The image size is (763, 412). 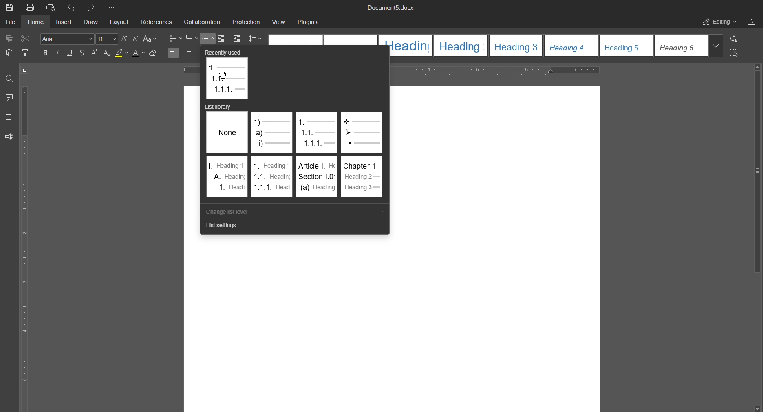 I want to click on List Library, so click(x=297, y=154).